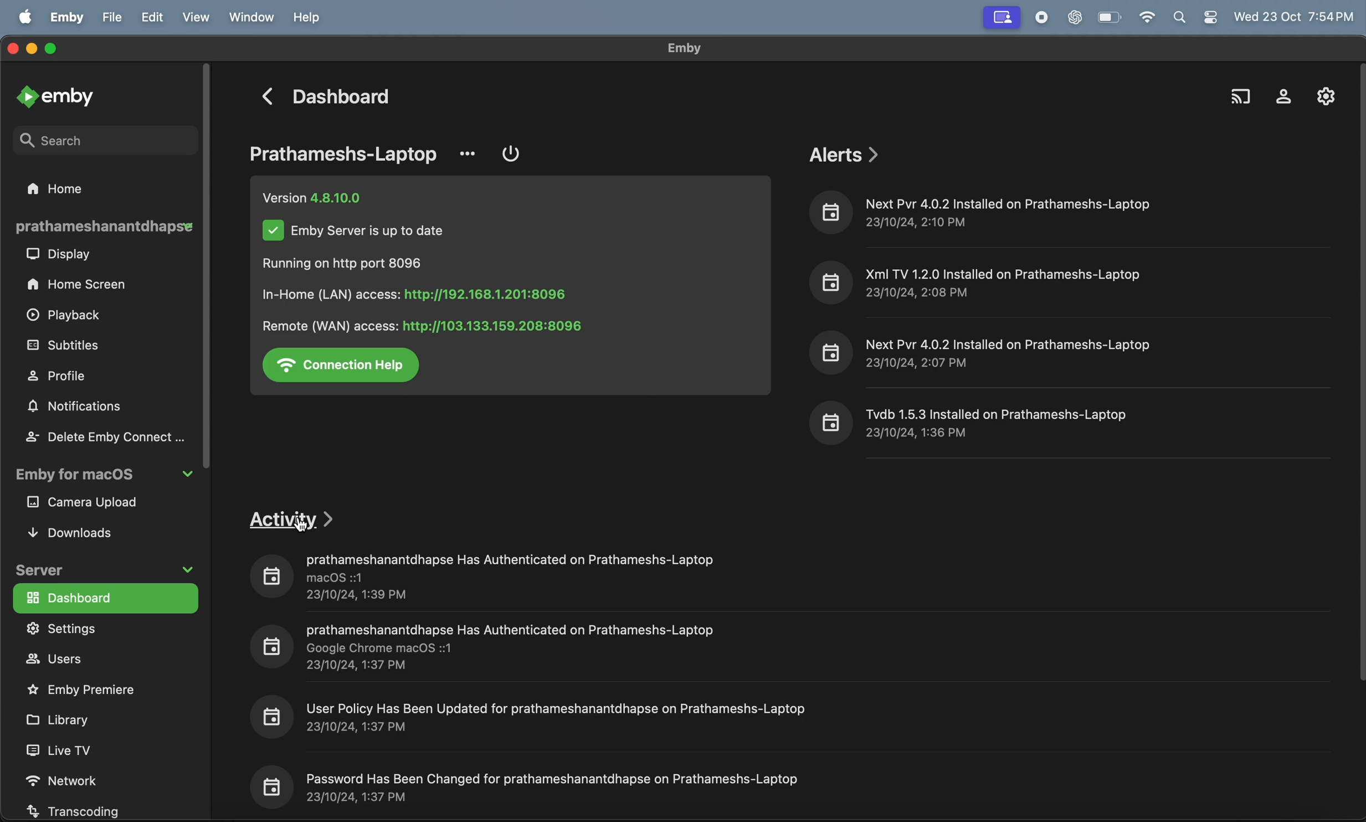  What do you see at coordinates (486, 649) in the screenshot?
I see `prathameshanantdhapse Has Authenticated on Prathameshs-Laptop
& Google Chrome macOS ::1
23/10/24, 1:37 PM` at bounding box center [486, 649].